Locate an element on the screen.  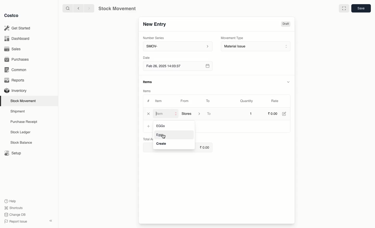
0.00 is located at coordinates (273, 113).